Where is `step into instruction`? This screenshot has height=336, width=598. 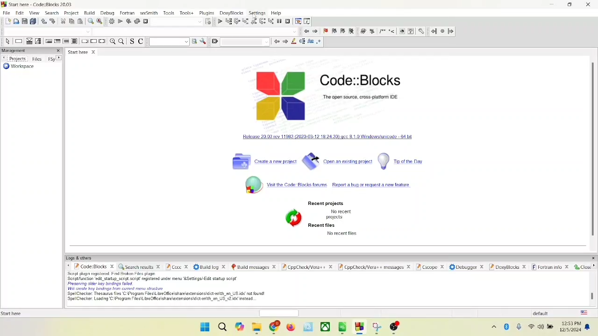 step into instruction is located at coordinates (271, 21).